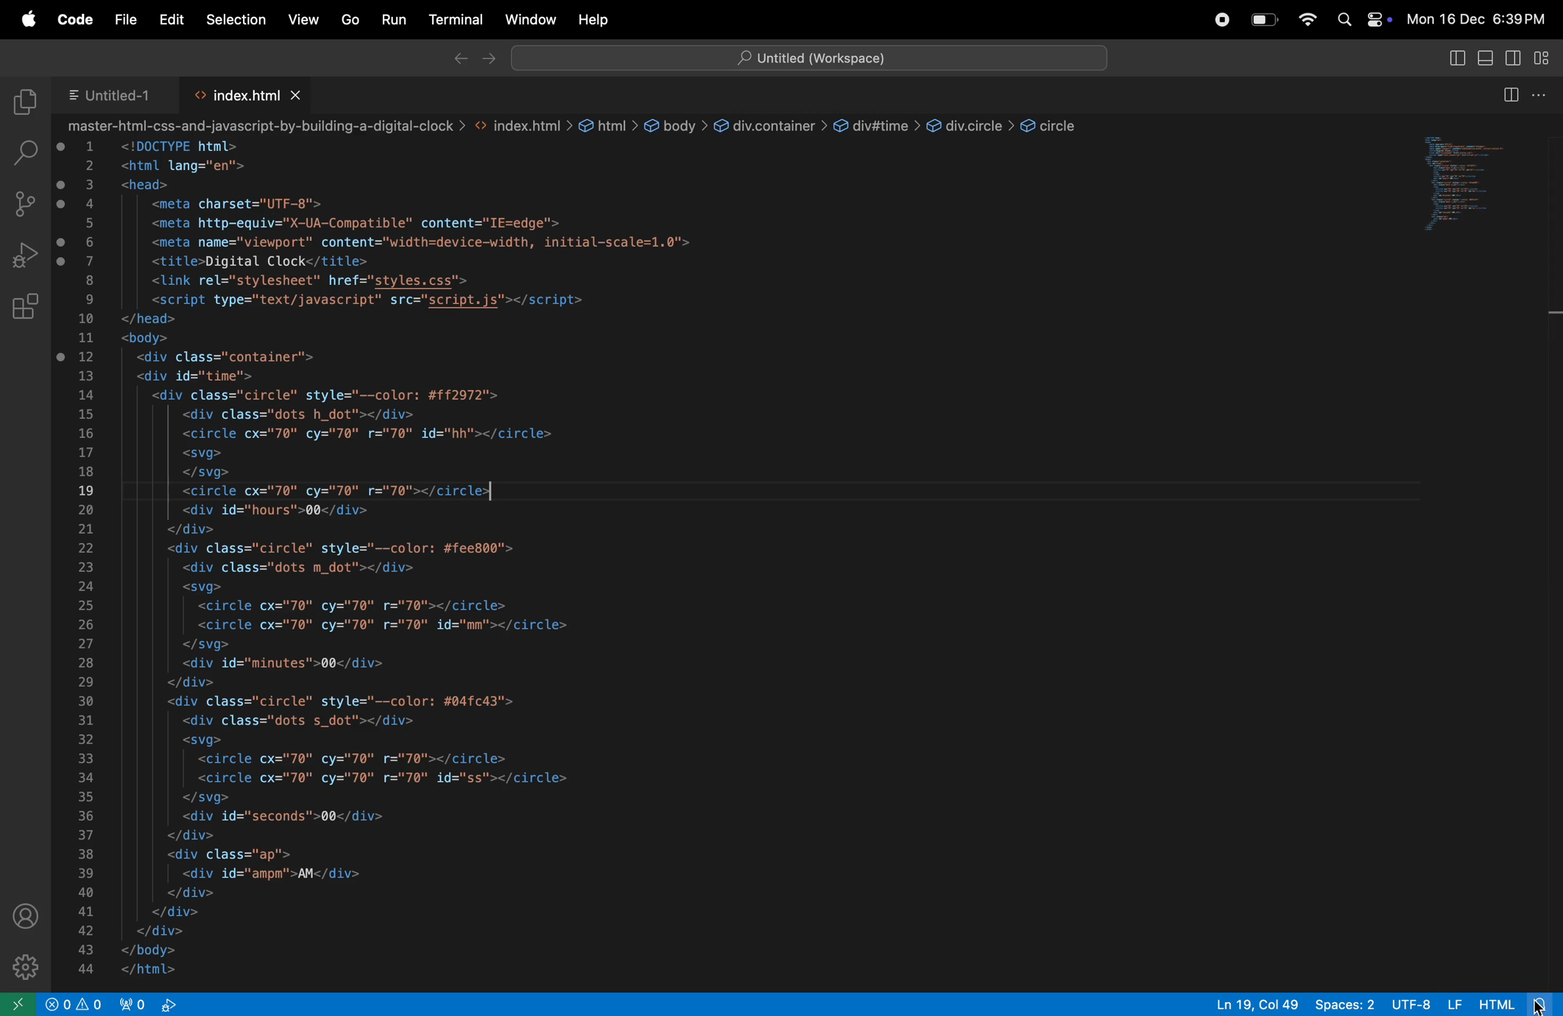  What do you see at coordinates (236, 18) in the screenshot?
I see `selection` at bounding box center [236, 18].